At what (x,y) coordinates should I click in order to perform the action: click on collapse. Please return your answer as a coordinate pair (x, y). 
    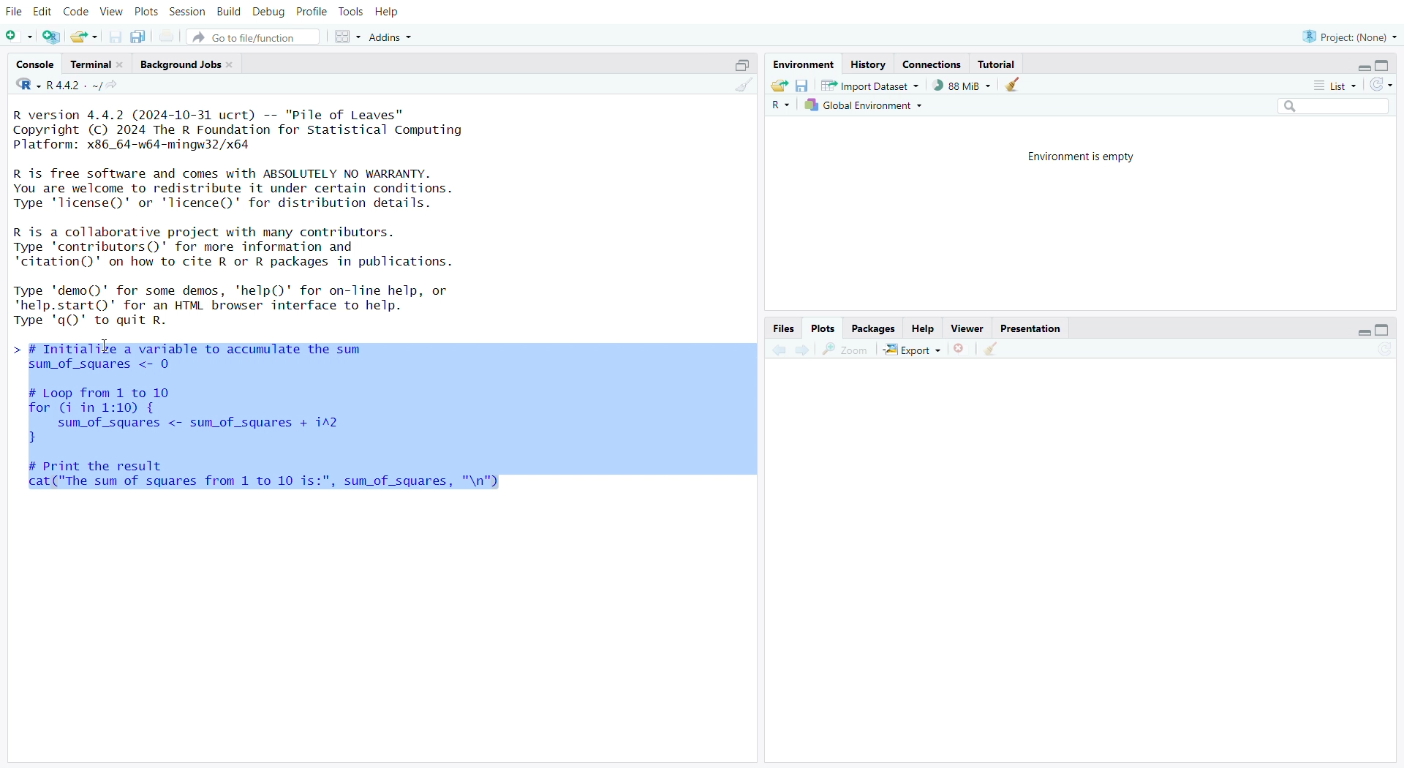
    Looking at the image, I should click on (1385, 66).